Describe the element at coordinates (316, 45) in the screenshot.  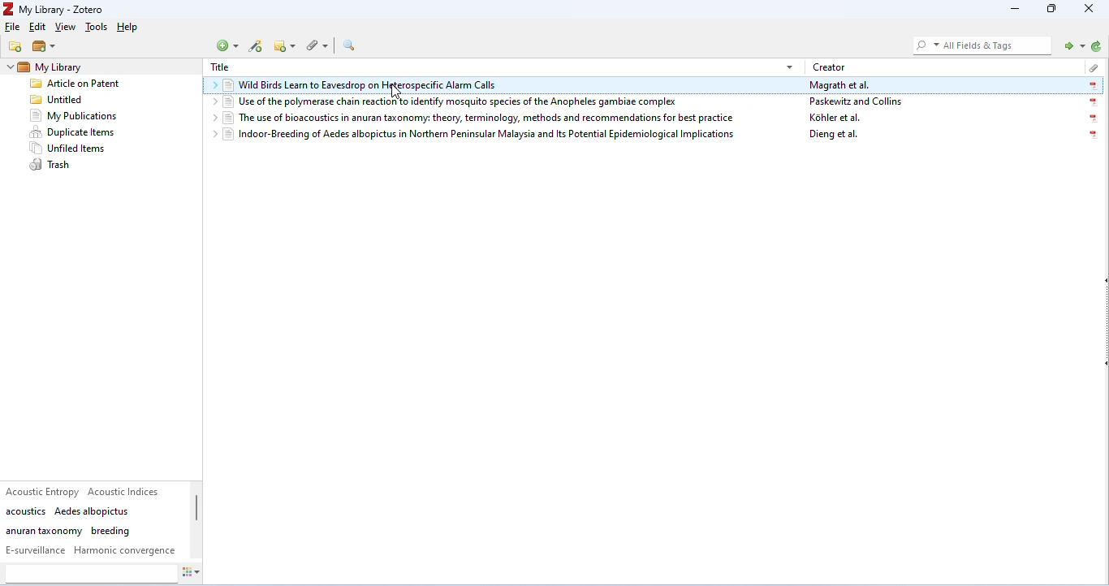
I see `attachment` at that location.